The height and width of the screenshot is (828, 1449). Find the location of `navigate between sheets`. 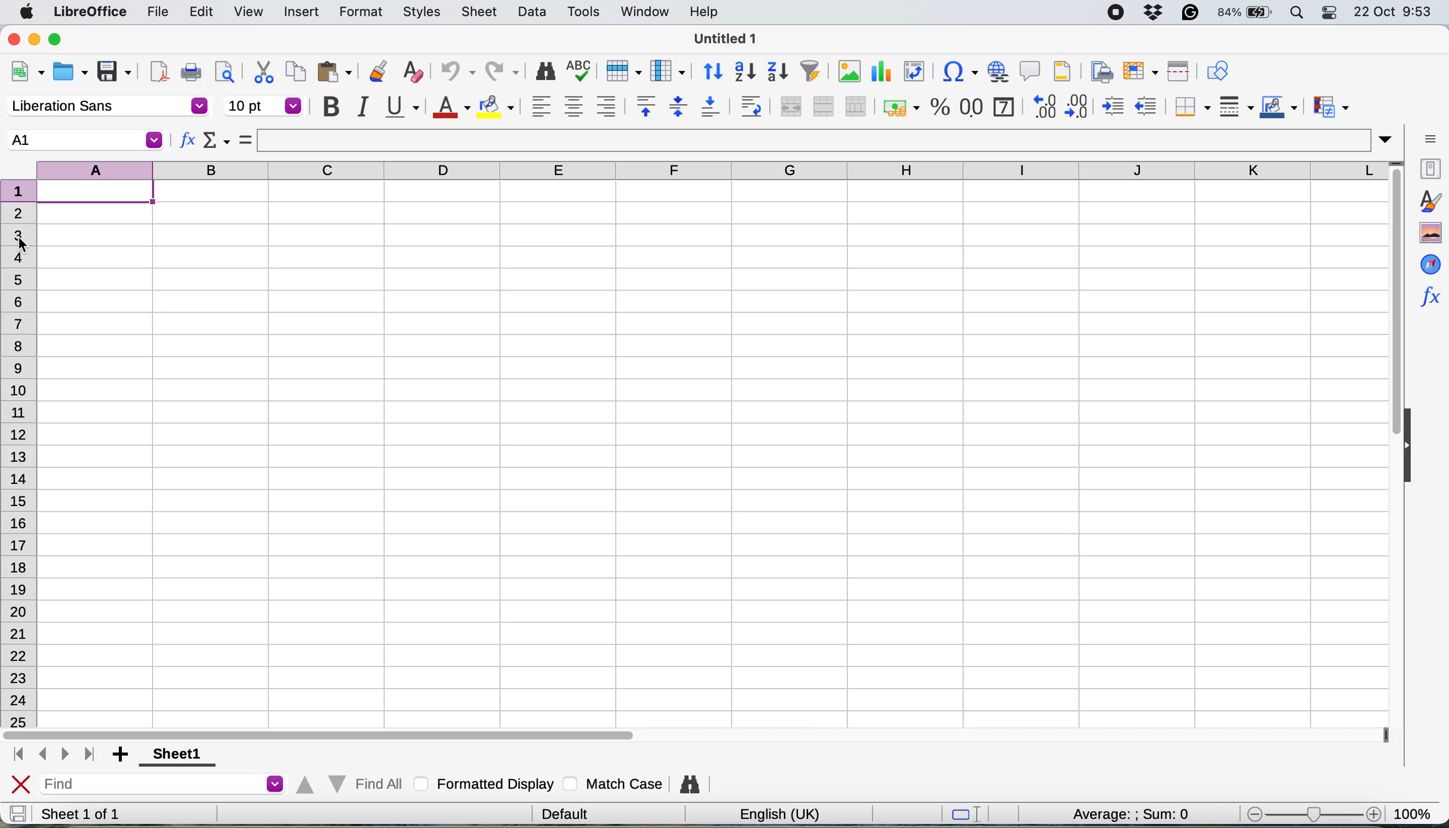

navigate between sheets is located at coordinates (52, 755).